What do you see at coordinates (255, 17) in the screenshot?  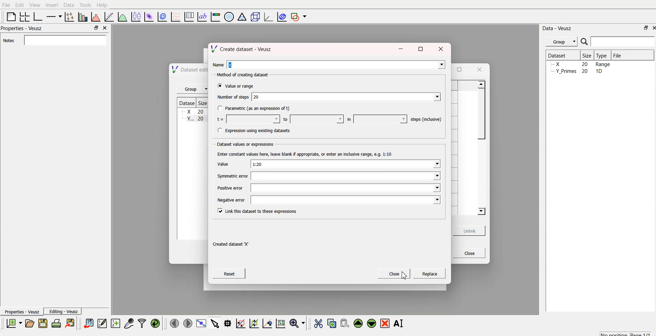 I see `3D scene` at bounding box center [255, 17].